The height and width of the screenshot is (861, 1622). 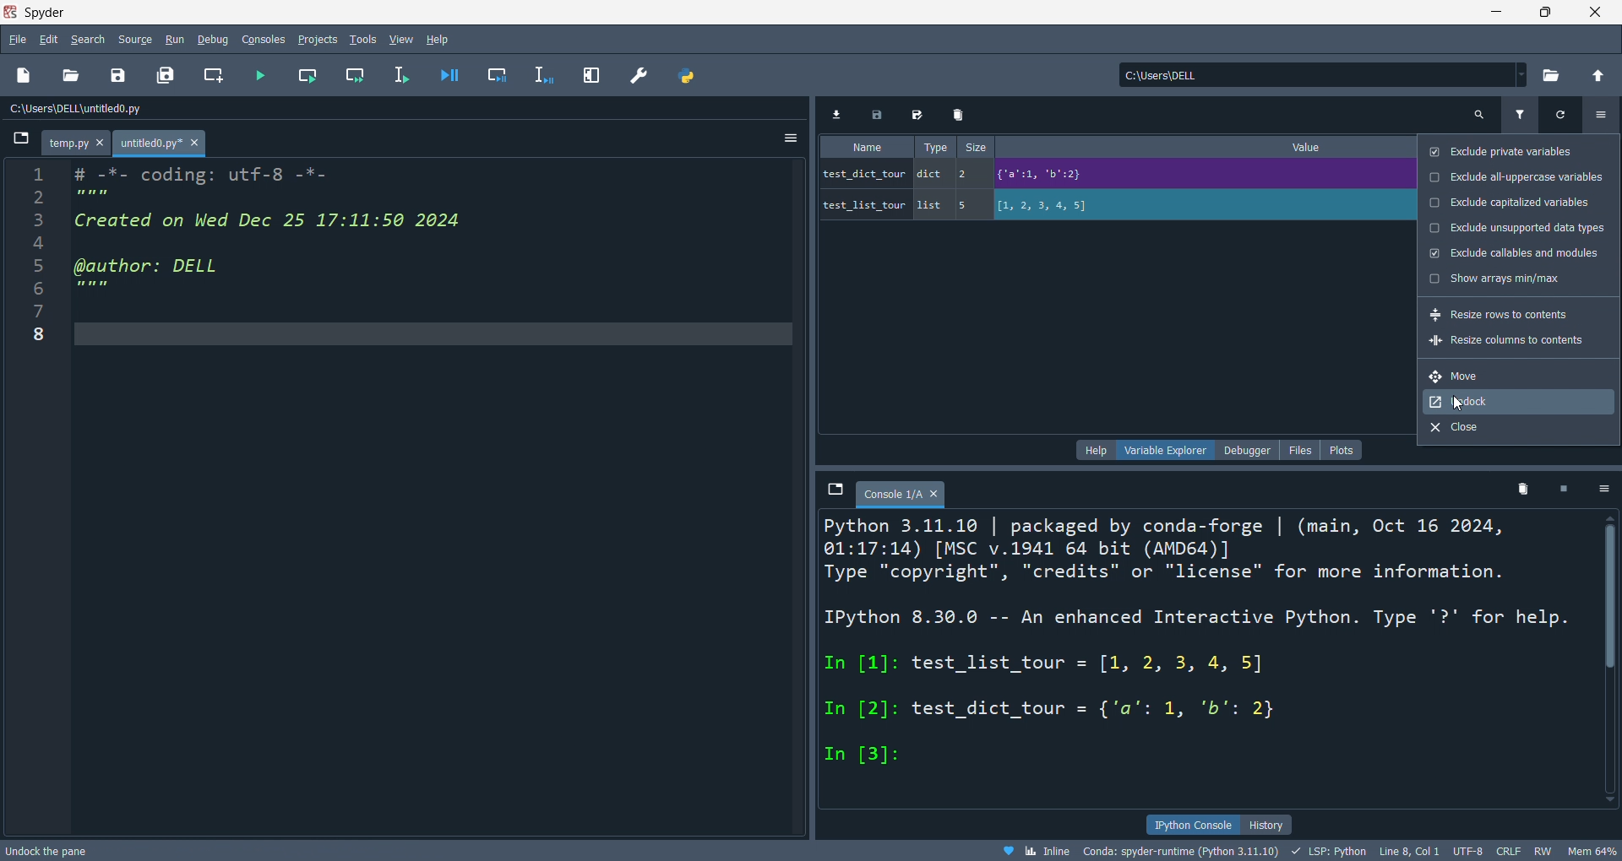 What do you see at coordinates (1597, 76) in the screenshot?
I see `open parent directory` at bounding box center [1597, 76].